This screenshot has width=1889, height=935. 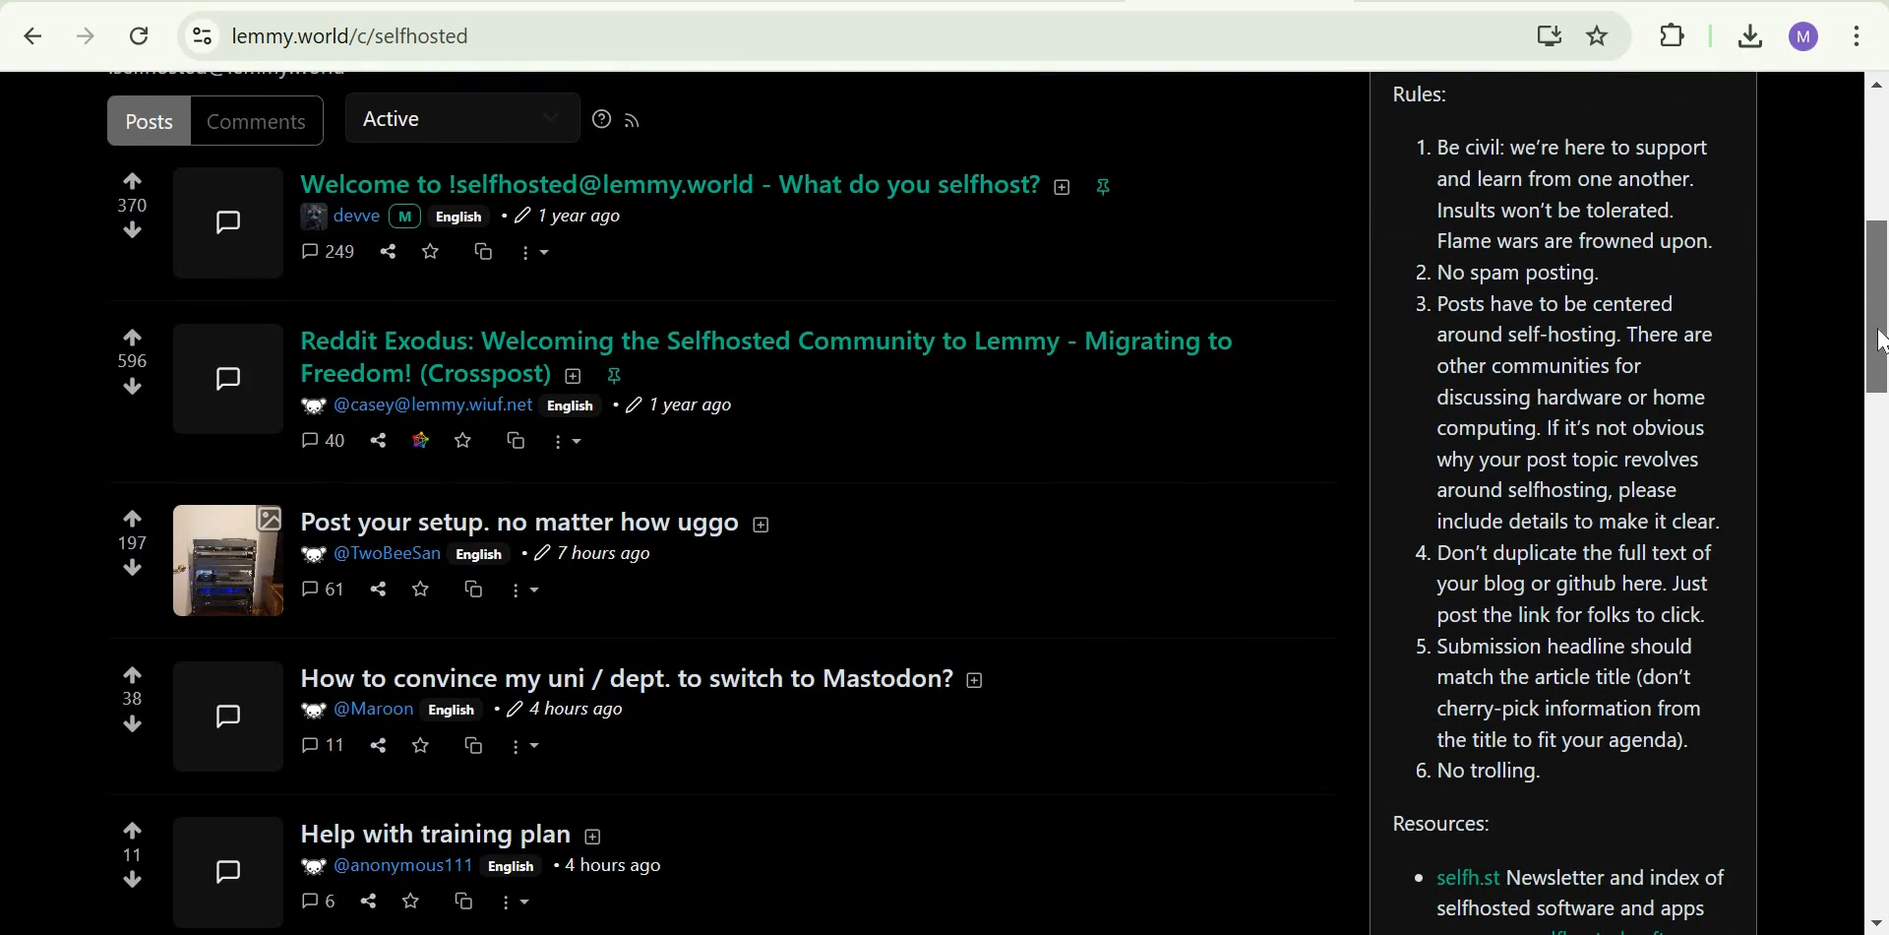 I want to click on upvote, so click(x=134, y=675).